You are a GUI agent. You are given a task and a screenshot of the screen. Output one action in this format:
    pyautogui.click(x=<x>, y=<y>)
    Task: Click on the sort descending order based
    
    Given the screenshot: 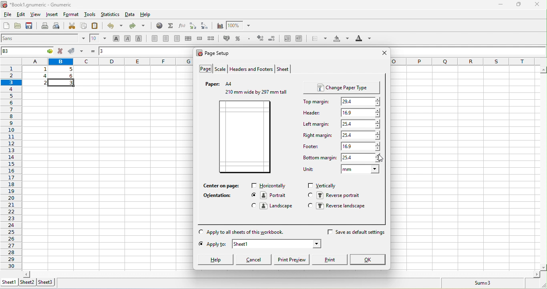 What is the action you would take?
    pyautogui.click(x=206, y=26)
    